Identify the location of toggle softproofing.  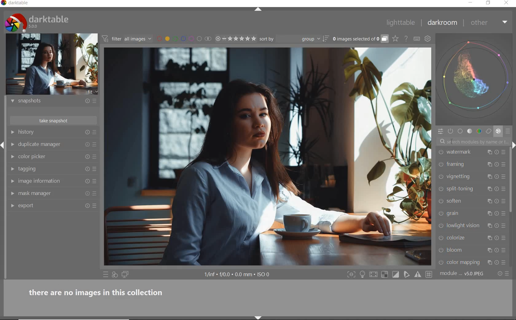
(407, 275).